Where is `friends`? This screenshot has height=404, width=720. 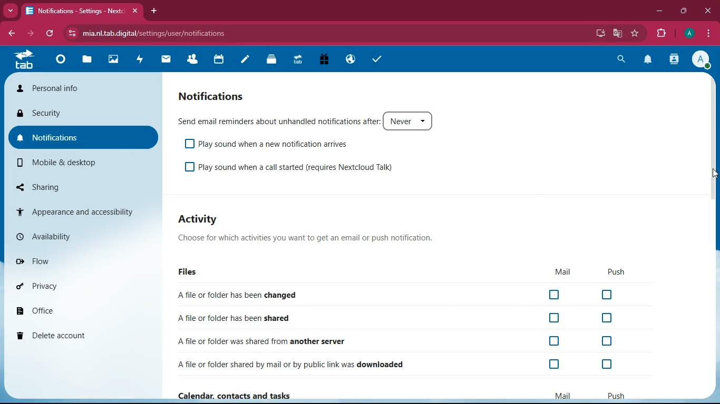 friends is located at coordinates (195, 59).